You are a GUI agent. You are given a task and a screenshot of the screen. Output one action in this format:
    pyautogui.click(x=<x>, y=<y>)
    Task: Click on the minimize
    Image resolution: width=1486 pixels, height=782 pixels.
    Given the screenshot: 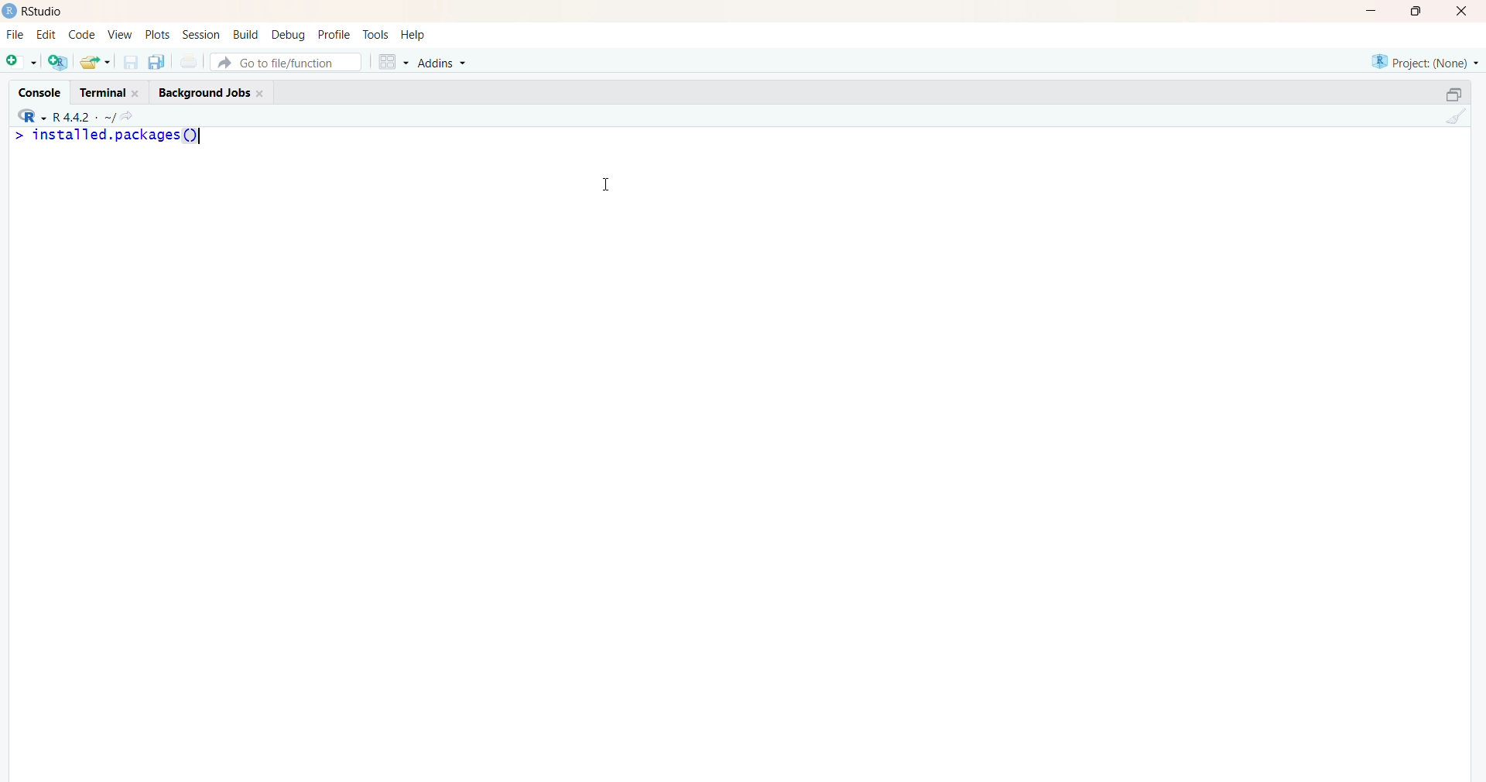 What is the action you would take?
    pyautogui.click(x=1368, y=11)
    